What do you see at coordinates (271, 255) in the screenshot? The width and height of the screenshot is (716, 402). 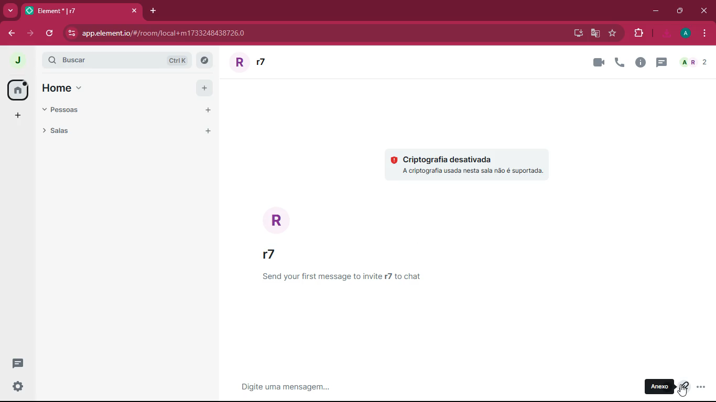 I see `r7` at bounding box center [271, 255].